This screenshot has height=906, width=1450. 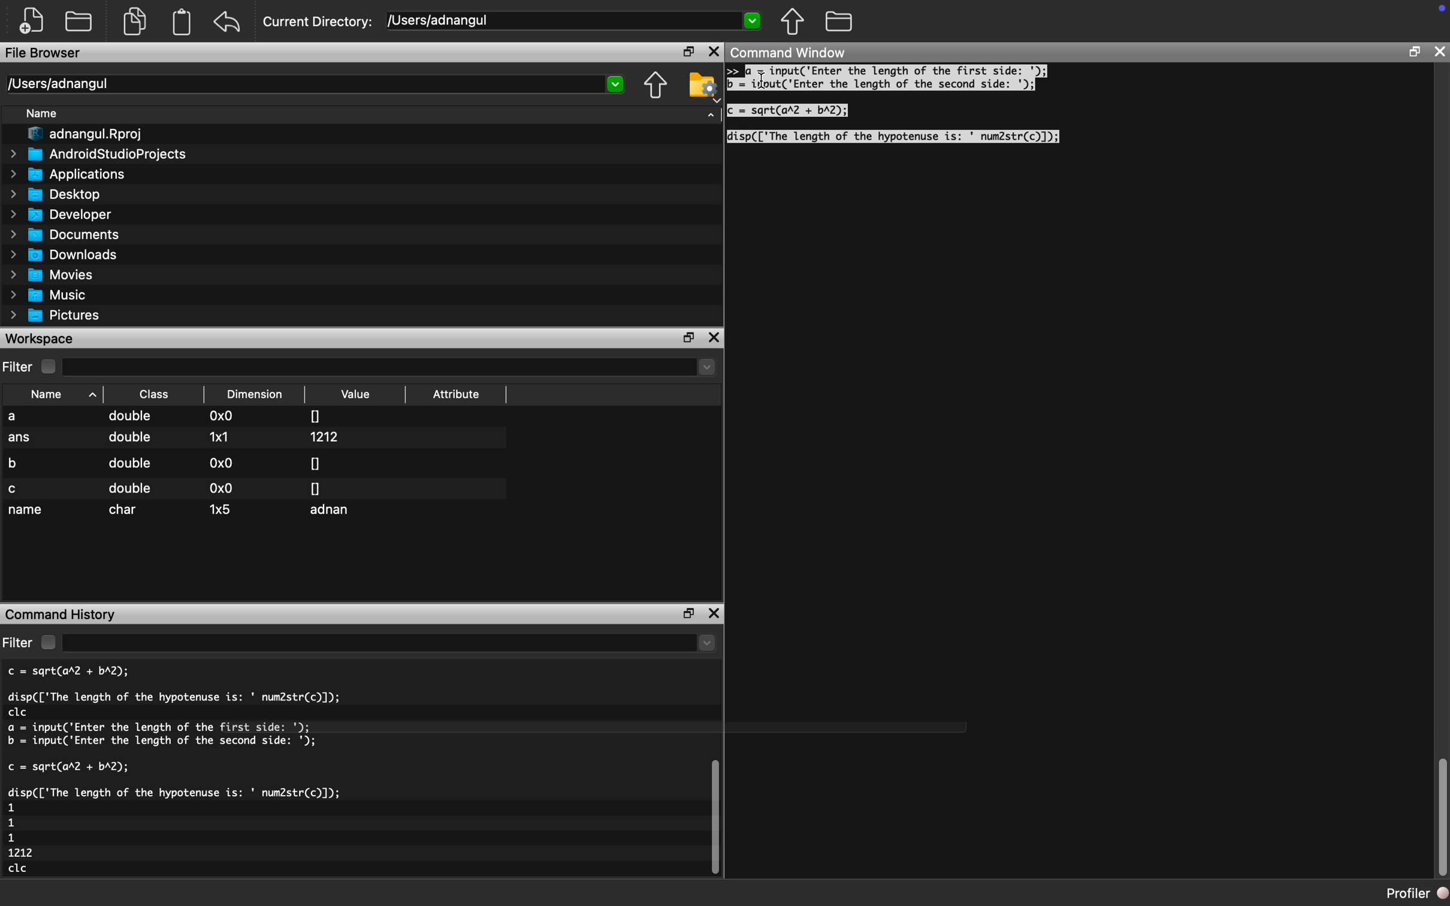 I want to click on restore down, so click(x=1413, y=54).